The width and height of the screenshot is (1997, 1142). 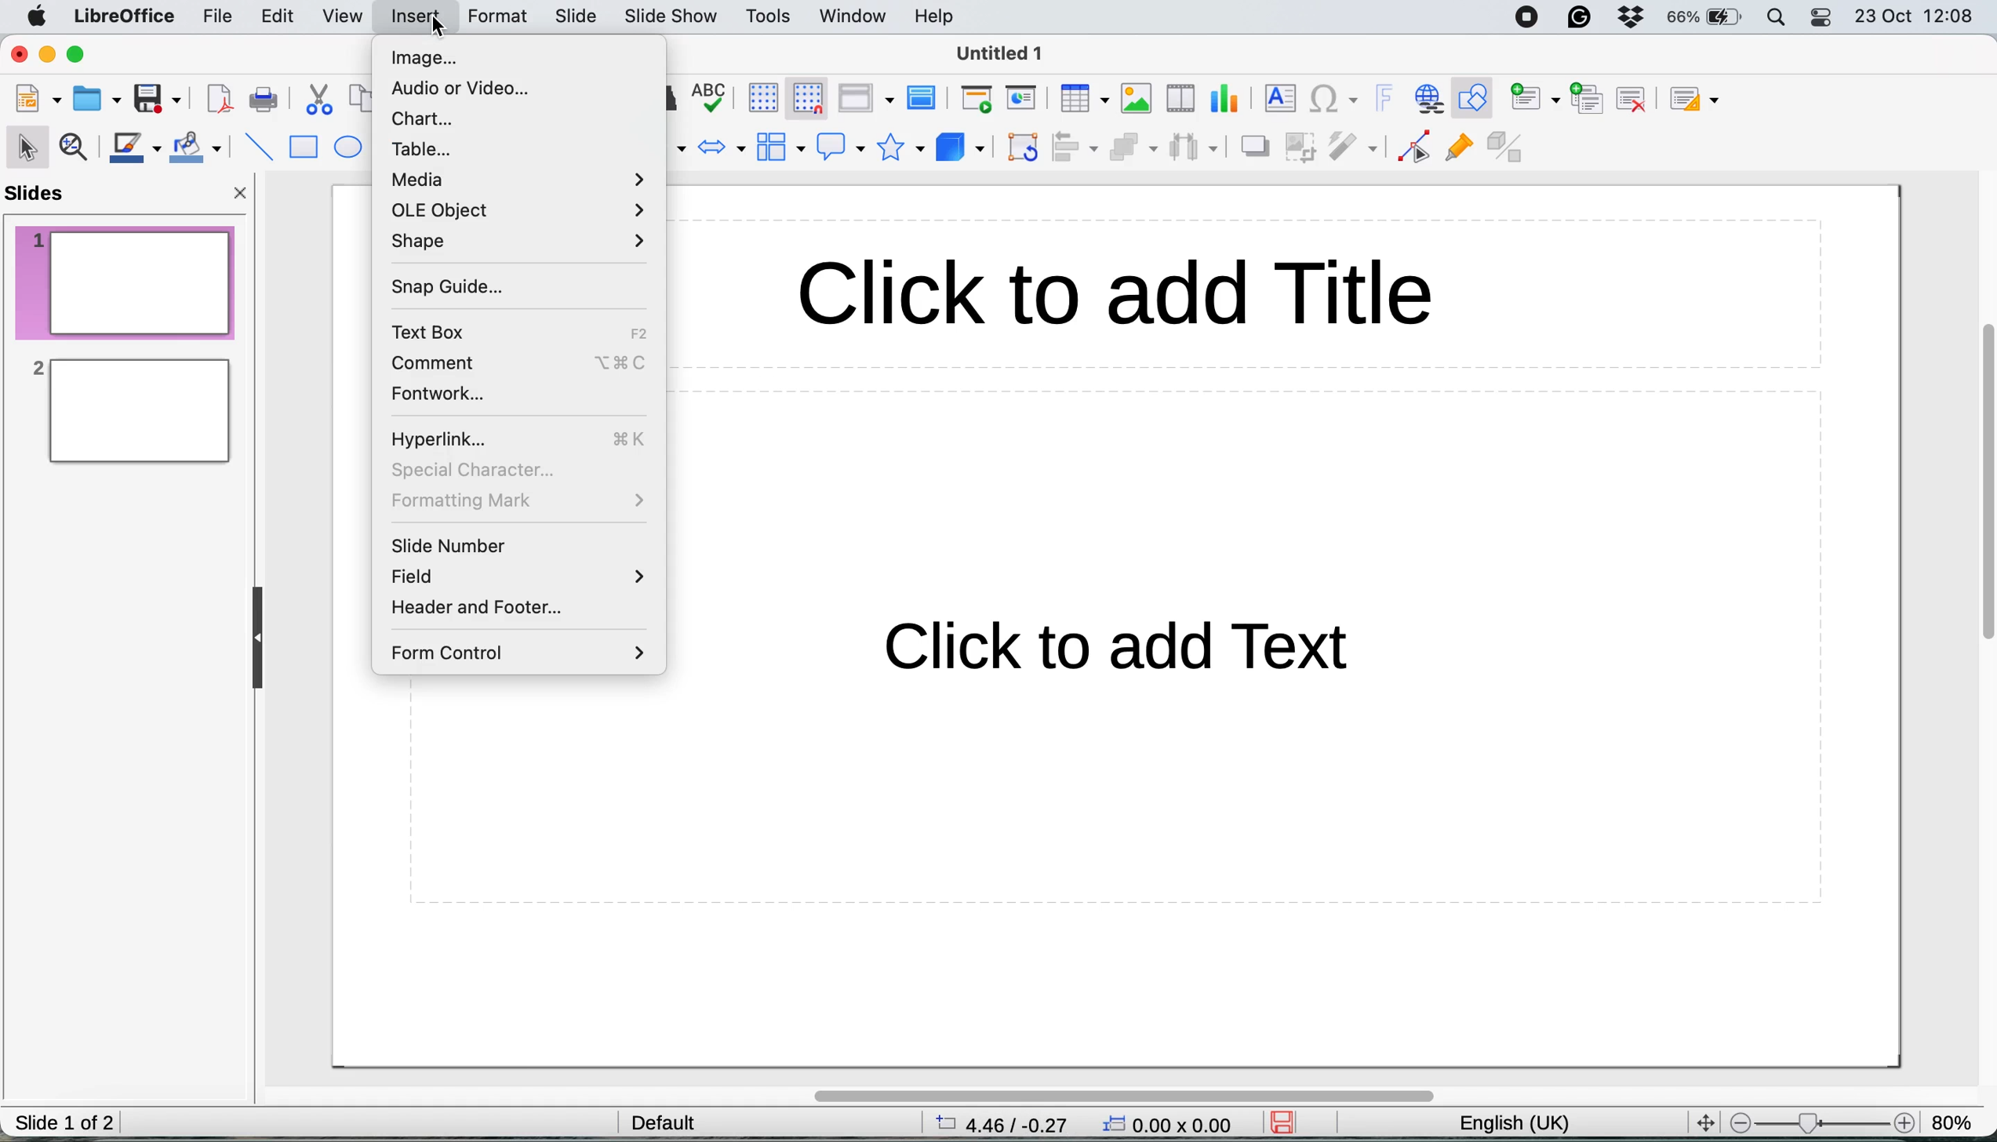 I want to click on arrange, so click(x=1131, y=150).